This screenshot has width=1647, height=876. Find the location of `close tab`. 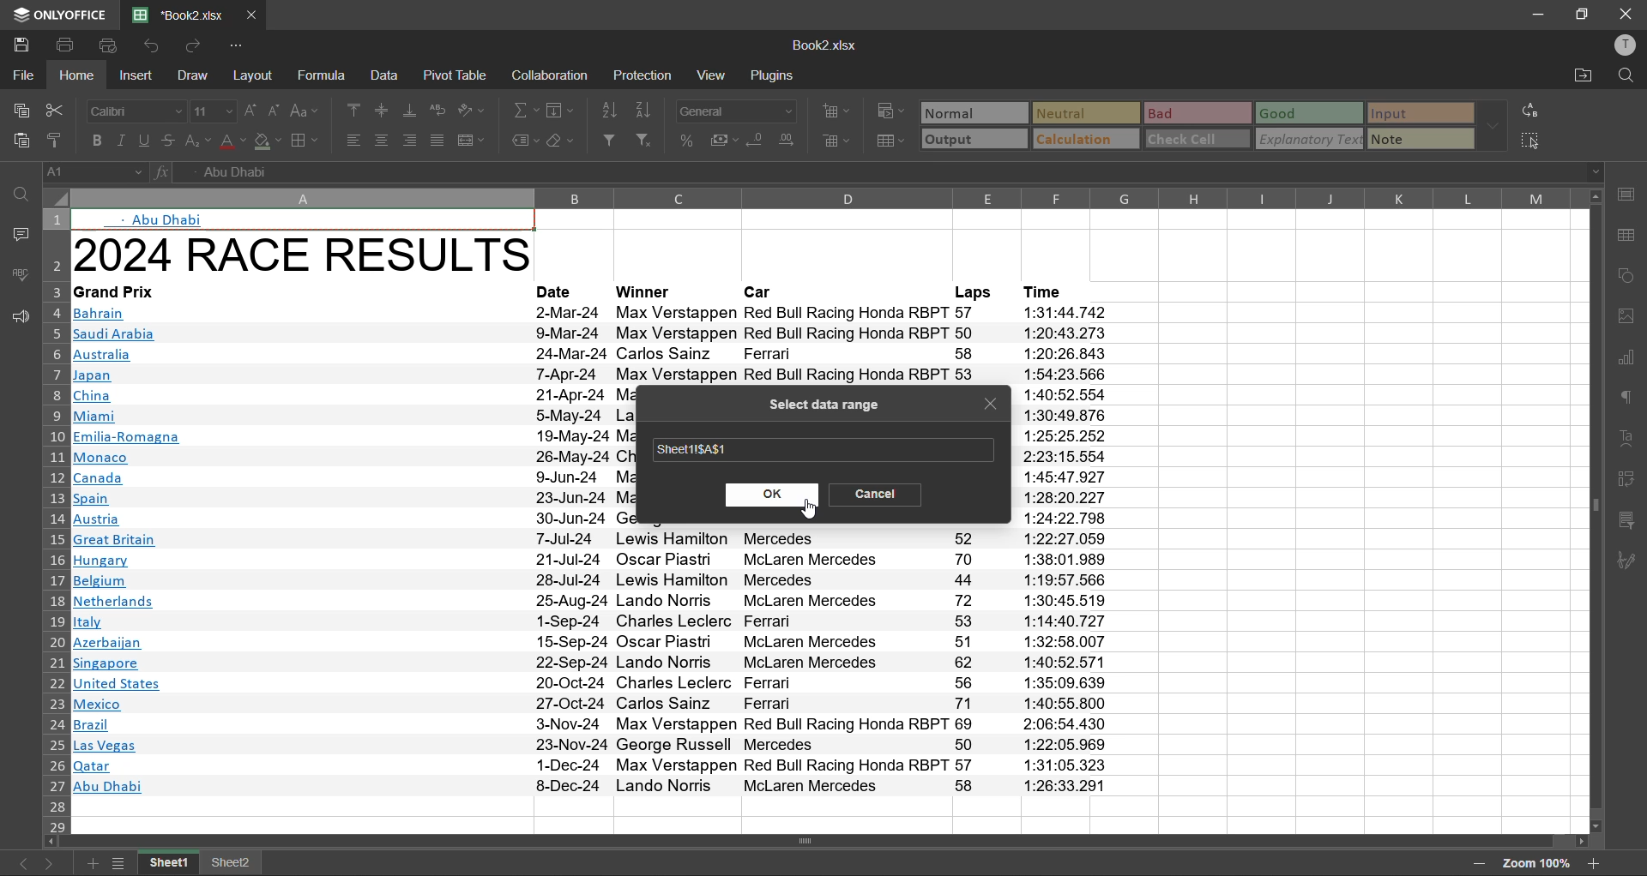

close tab is located at coordinates (994, 403).